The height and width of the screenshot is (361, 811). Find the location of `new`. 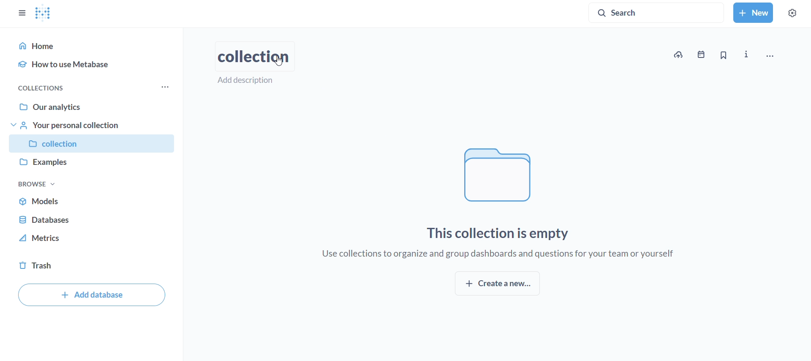

new is located at coordinates (753, 13).